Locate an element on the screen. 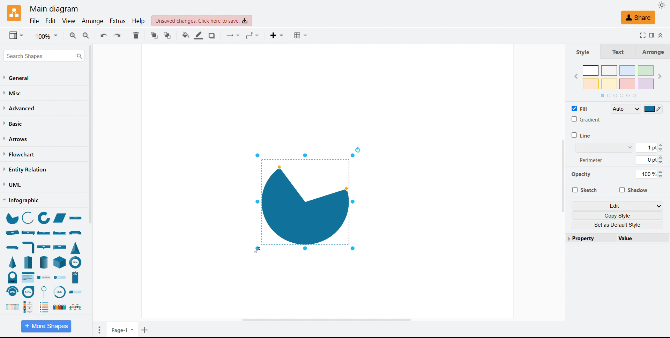 Image resolution: width=670 pixels, height=338 pixels. flag is located at coordinates (61, 247).